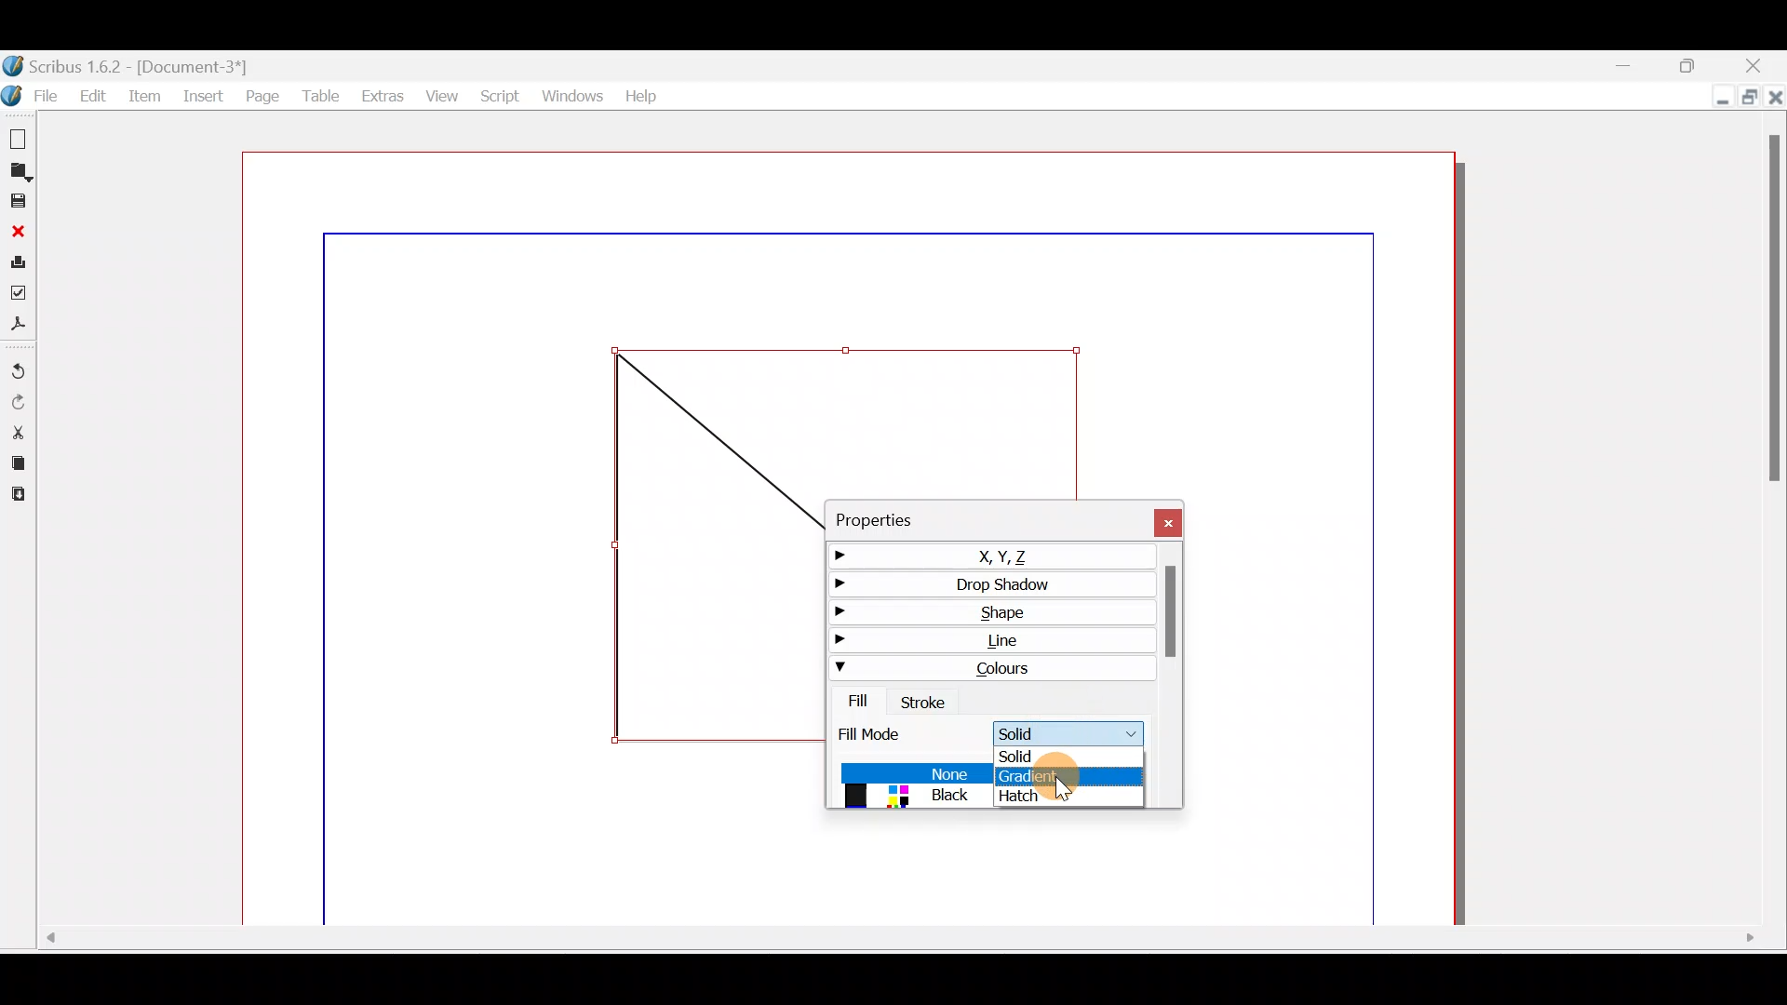 The image size is (1787, 1005). I want to click on File, so click(30, 96).